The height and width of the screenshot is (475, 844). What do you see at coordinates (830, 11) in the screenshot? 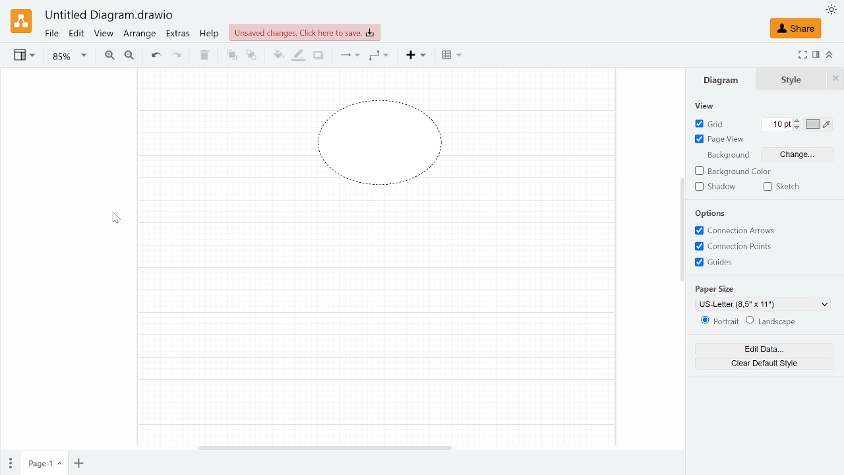
I see `Appearence` at bounding box center [830, 11].